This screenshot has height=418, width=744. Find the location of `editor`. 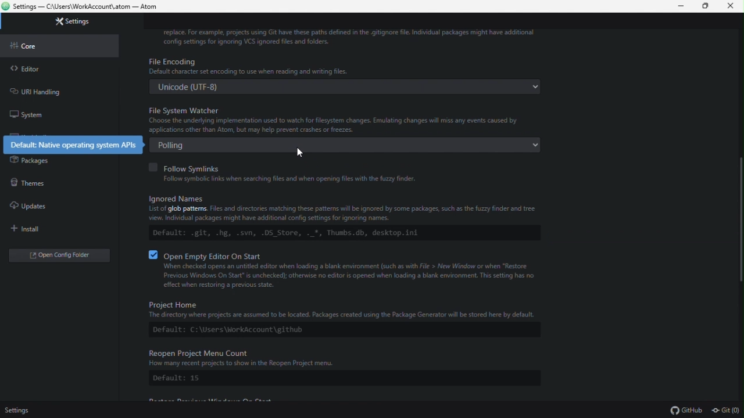

editor is located at coordinates (59, 67).